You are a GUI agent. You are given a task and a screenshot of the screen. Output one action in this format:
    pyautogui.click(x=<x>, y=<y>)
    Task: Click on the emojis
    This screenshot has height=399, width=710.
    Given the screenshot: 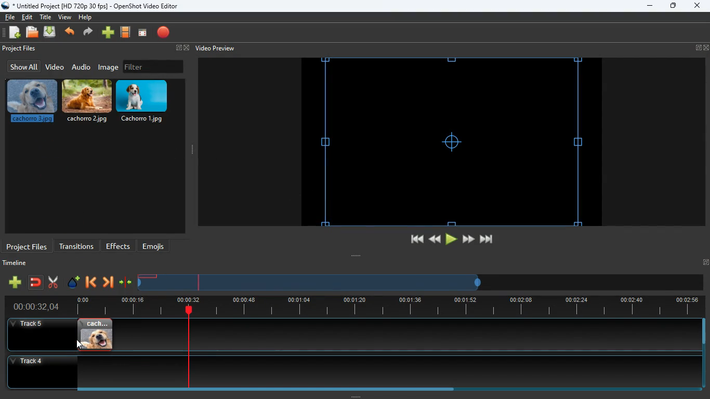 What is the action you would take?
    pyautogui.click(x=156, y=246)
    